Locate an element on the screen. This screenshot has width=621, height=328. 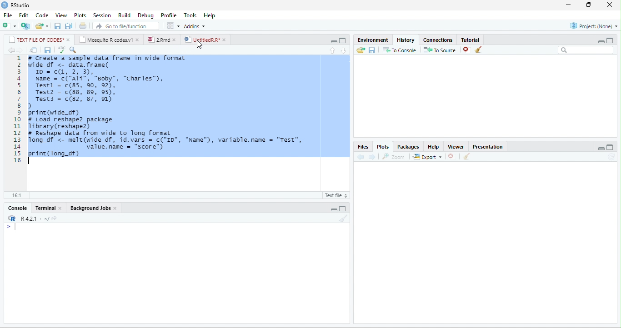
RStudio is located at coordinates (21, 5).